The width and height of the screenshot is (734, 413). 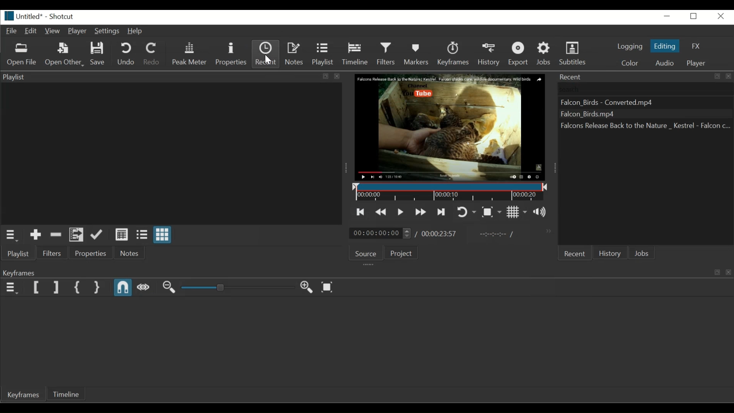 I want to click on Playlist, so click(x=18, y=254).